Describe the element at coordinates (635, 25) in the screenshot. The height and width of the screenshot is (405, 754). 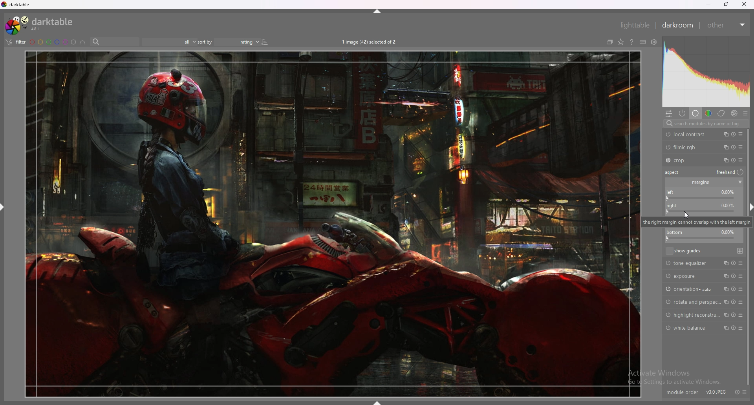
I see `lighttable` at that location.